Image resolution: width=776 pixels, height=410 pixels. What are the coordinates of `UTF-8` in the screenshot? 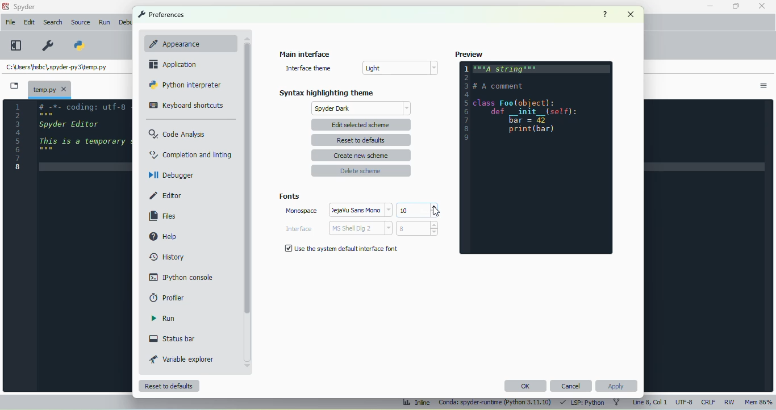 It's located at (685, 401).